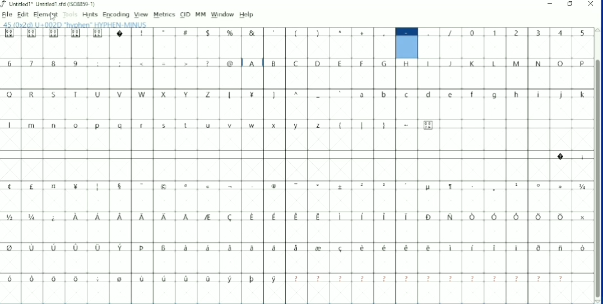  What do you see at coordinates (164, 15) in the screenshot?
I see `Metrics` at bounding box center [164, 15].